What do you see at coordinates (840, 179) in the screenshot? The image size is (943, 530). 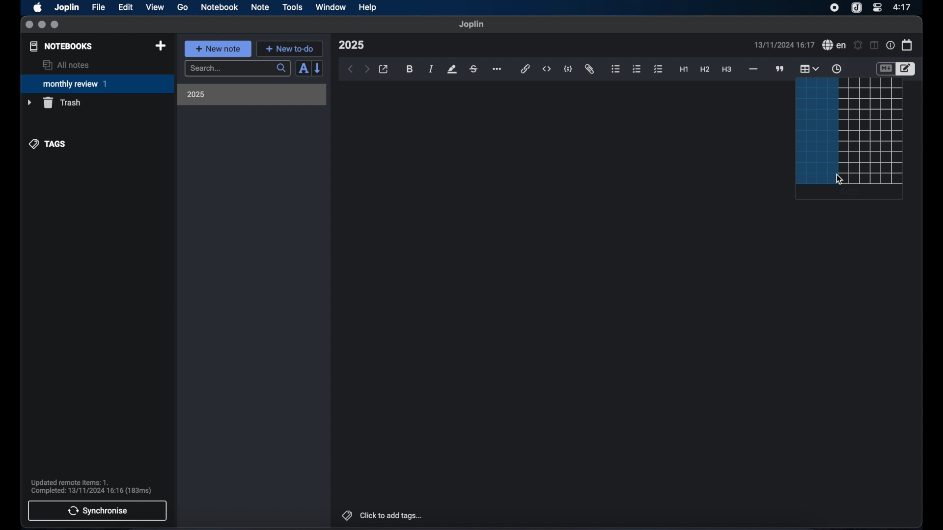 I see `cursor` at bounding box center [840, 179].